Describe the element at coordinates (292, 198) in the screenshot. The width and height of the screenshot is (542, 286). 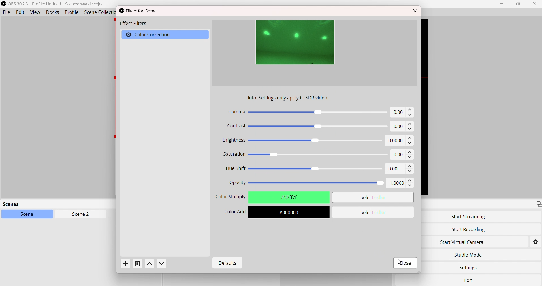
I see `#fffffff` at that location.